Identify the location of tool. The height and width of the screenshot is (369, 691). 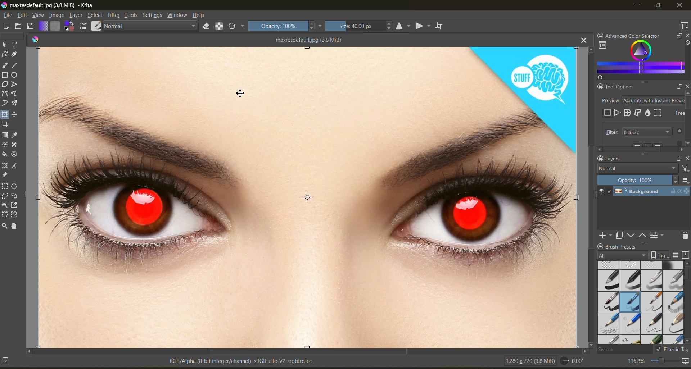
(5, 44).